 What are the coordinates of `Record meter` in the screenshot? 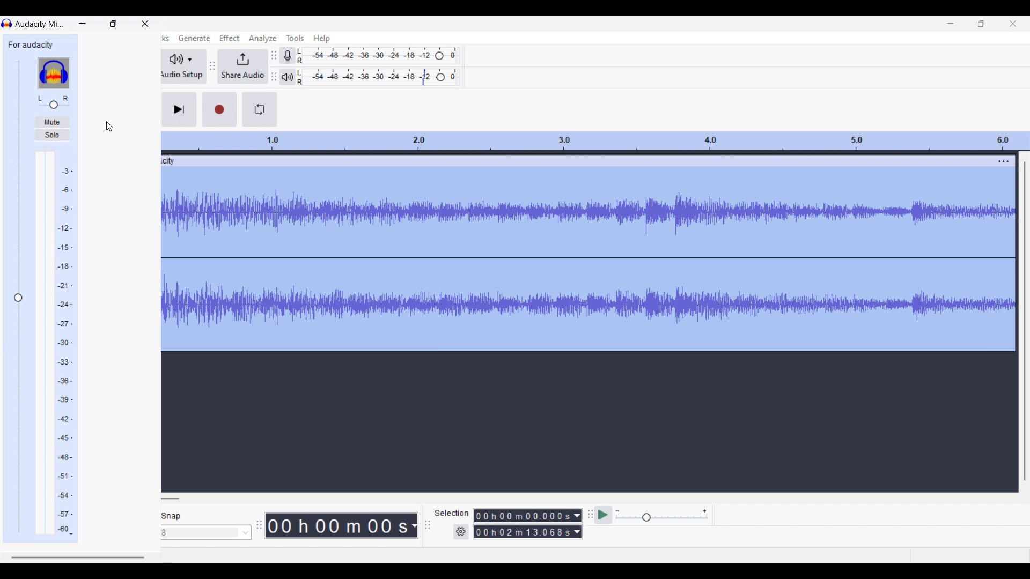 It's located at (286, 56).